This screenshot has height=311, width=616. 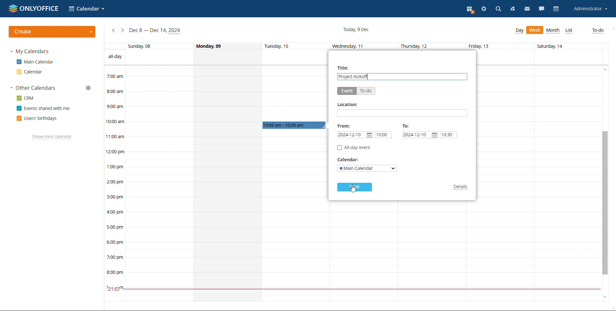 I want to click on manage, so click(x=88, y=88).